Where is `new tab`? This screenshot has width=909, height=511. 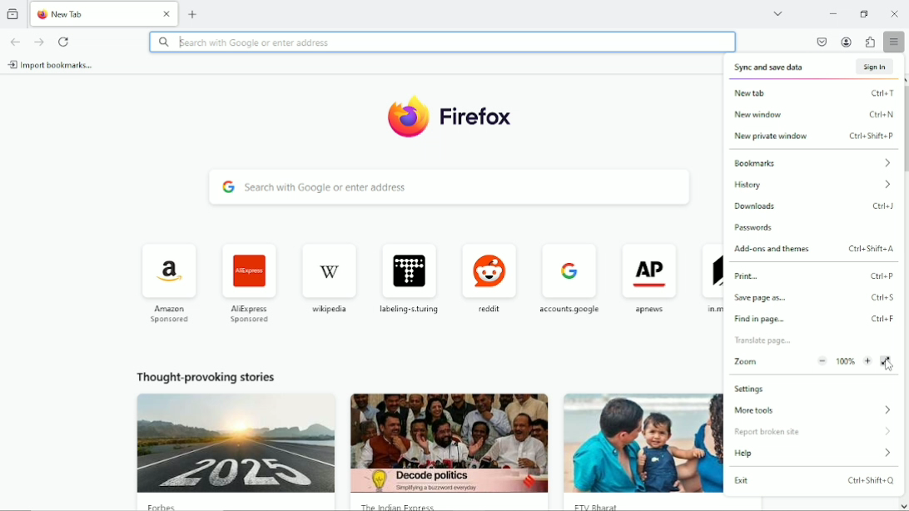 new tab is located at coordinates (815, 95).